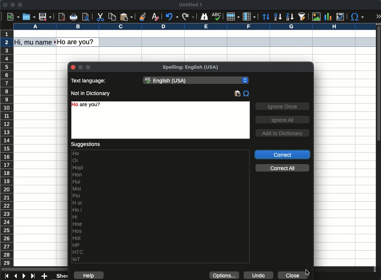 The width and height of the screenshot is (381, 280). Describe the element at coordinates (295, 275) in the screenshot. I see `close` at that location.